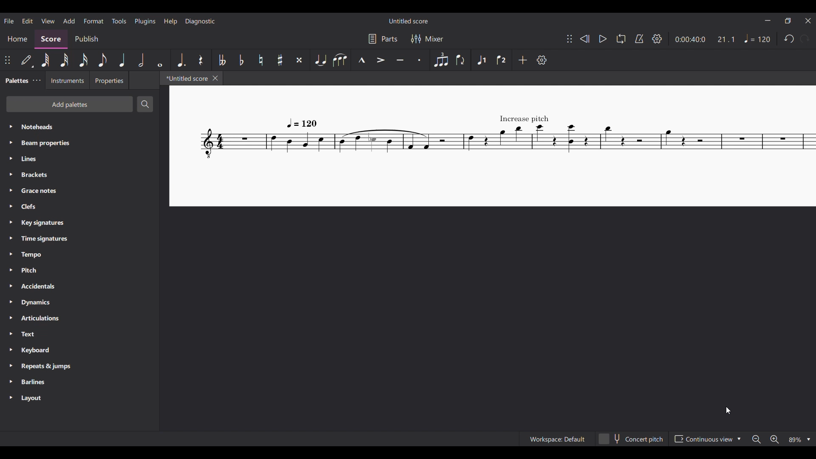 The image size is (816, 459). Describe the element at coordinates (523, 60) in the screenshot. I see `Add` at that location.